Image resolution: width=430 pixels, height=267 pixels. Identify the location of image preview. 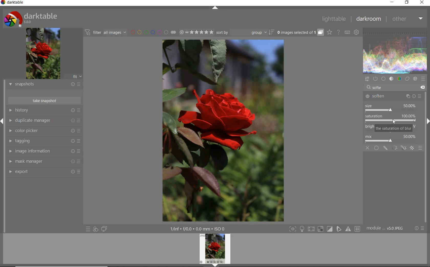
(43, 54).